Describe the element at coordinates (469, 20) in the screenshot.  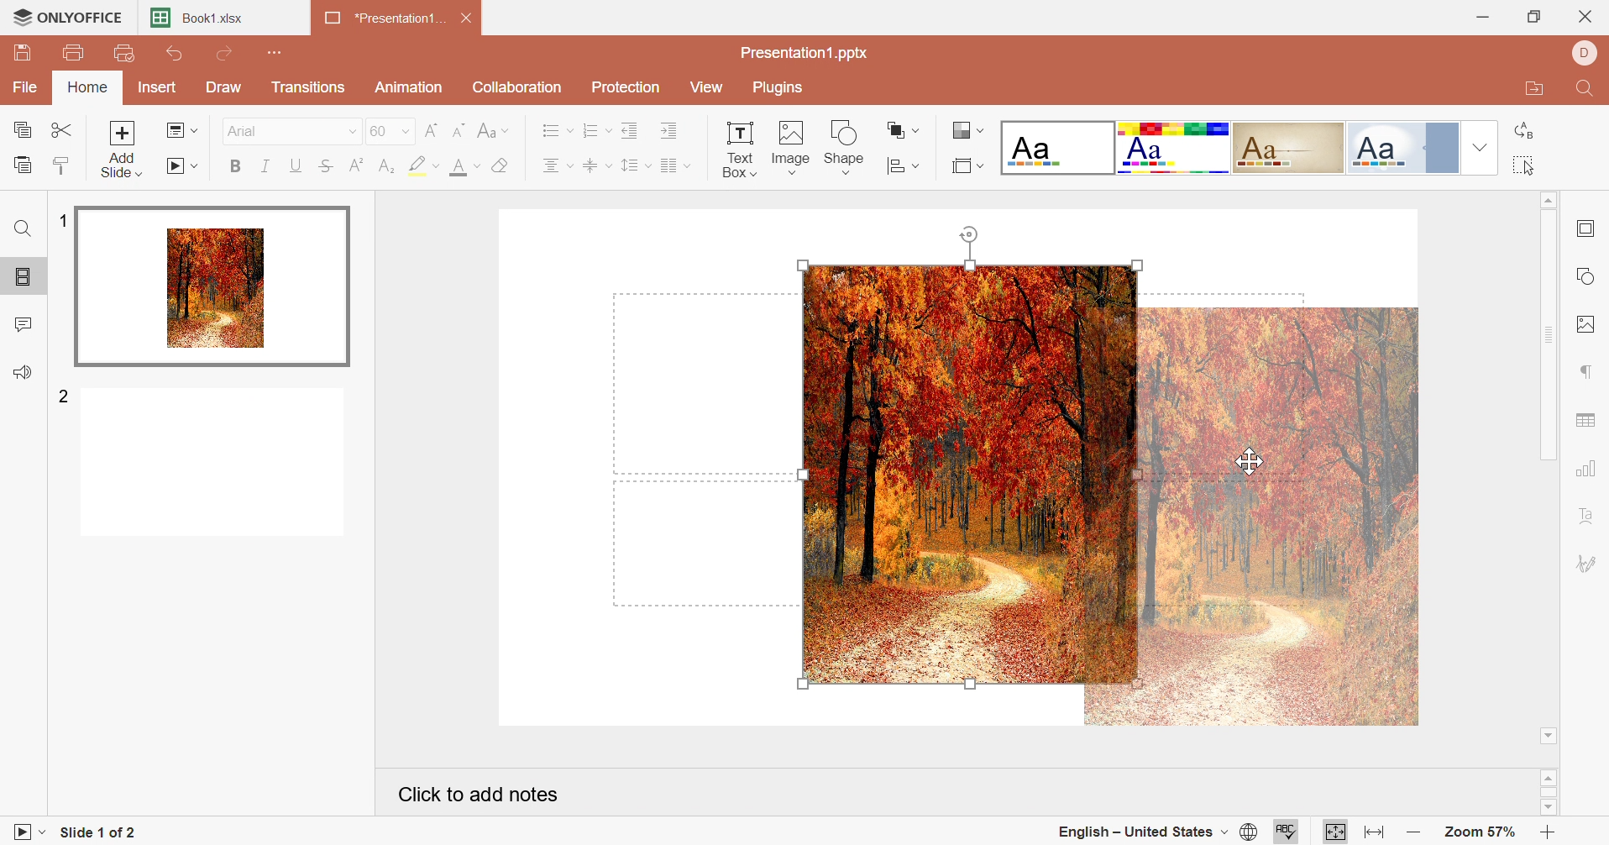
I see `Close` at that location.